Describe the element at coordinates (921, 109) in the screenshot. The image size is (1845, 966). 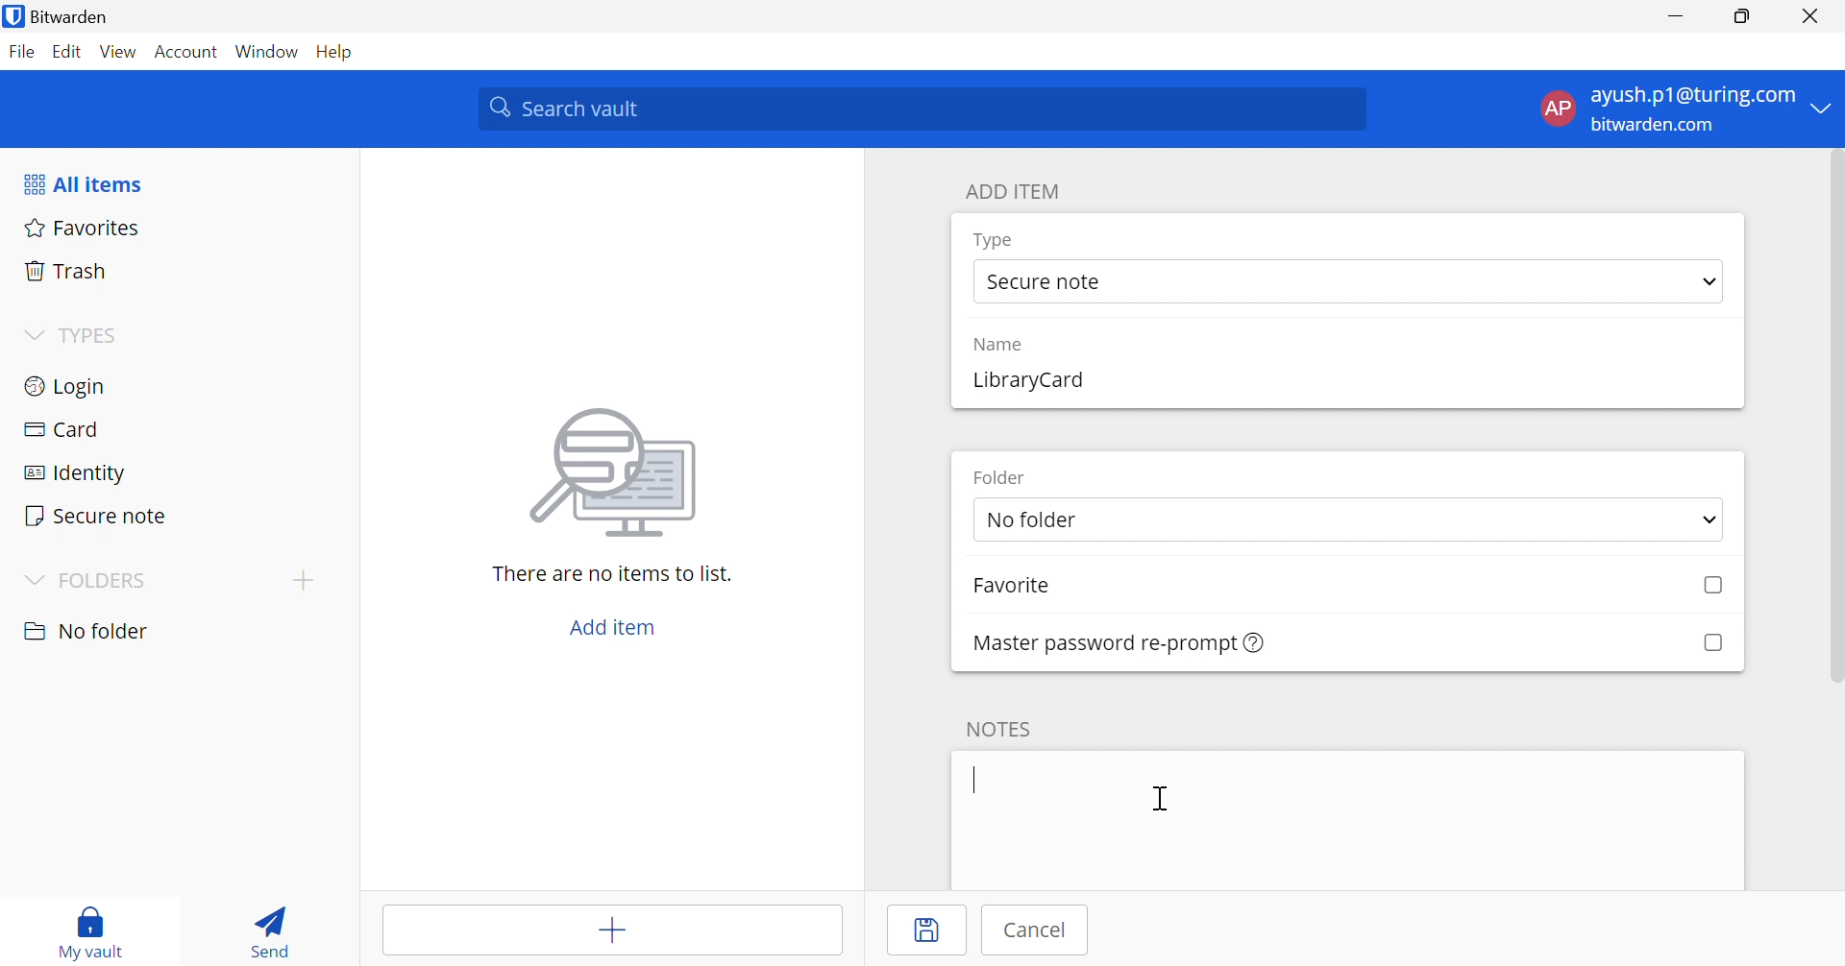
I see `Search vault` at that location.